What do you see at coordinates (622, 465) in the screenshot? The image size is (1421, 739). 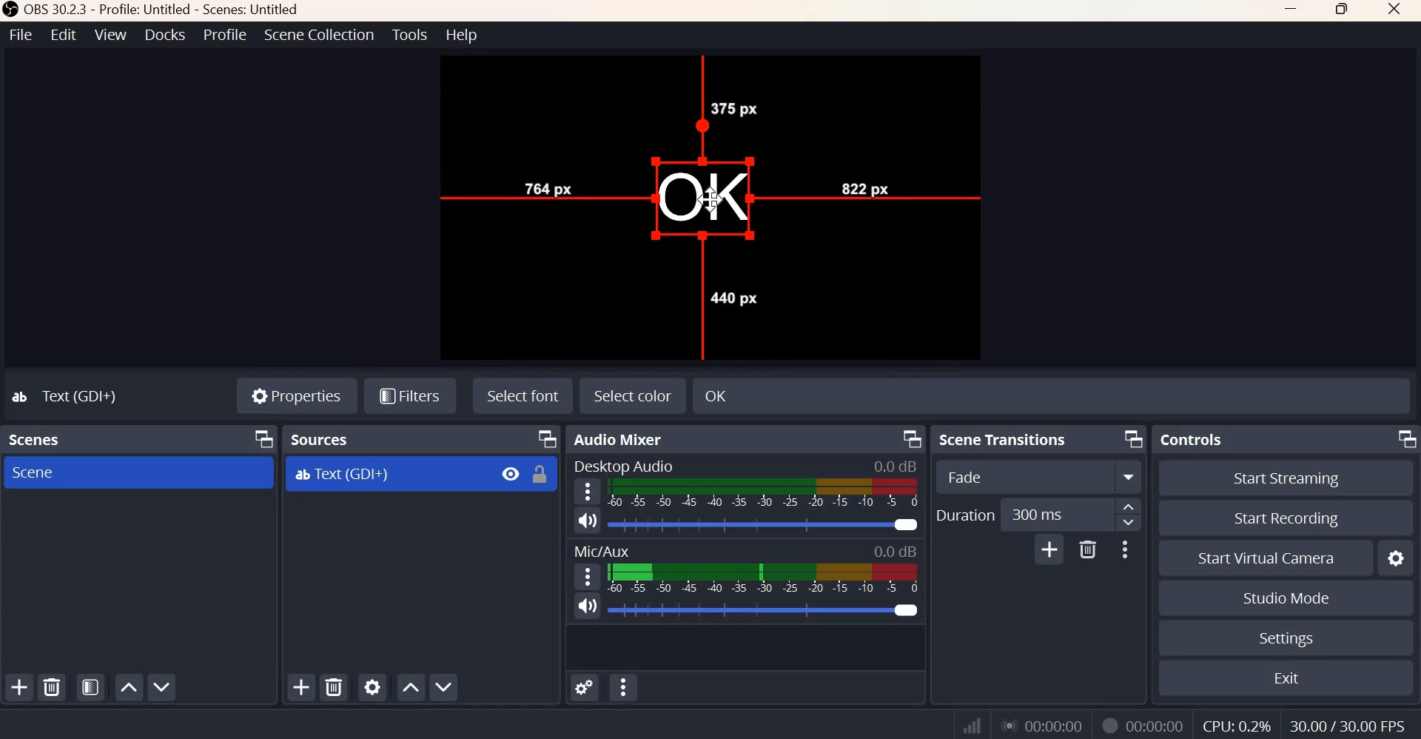 I see `Desktop Audio` at bounding box center [622, 465].